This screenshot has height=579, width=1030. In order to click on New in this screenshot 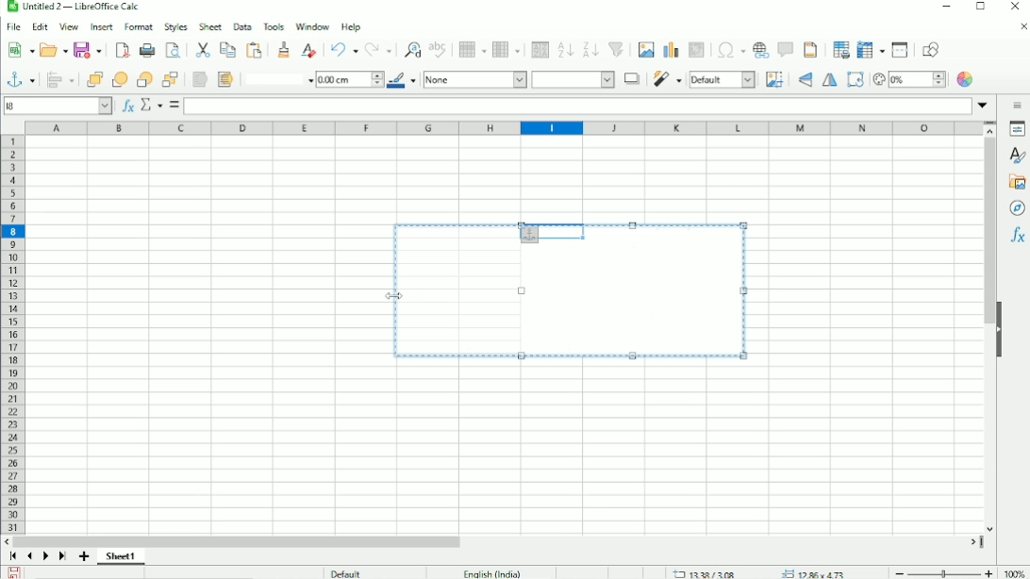, I will do `click(21, 50)`.